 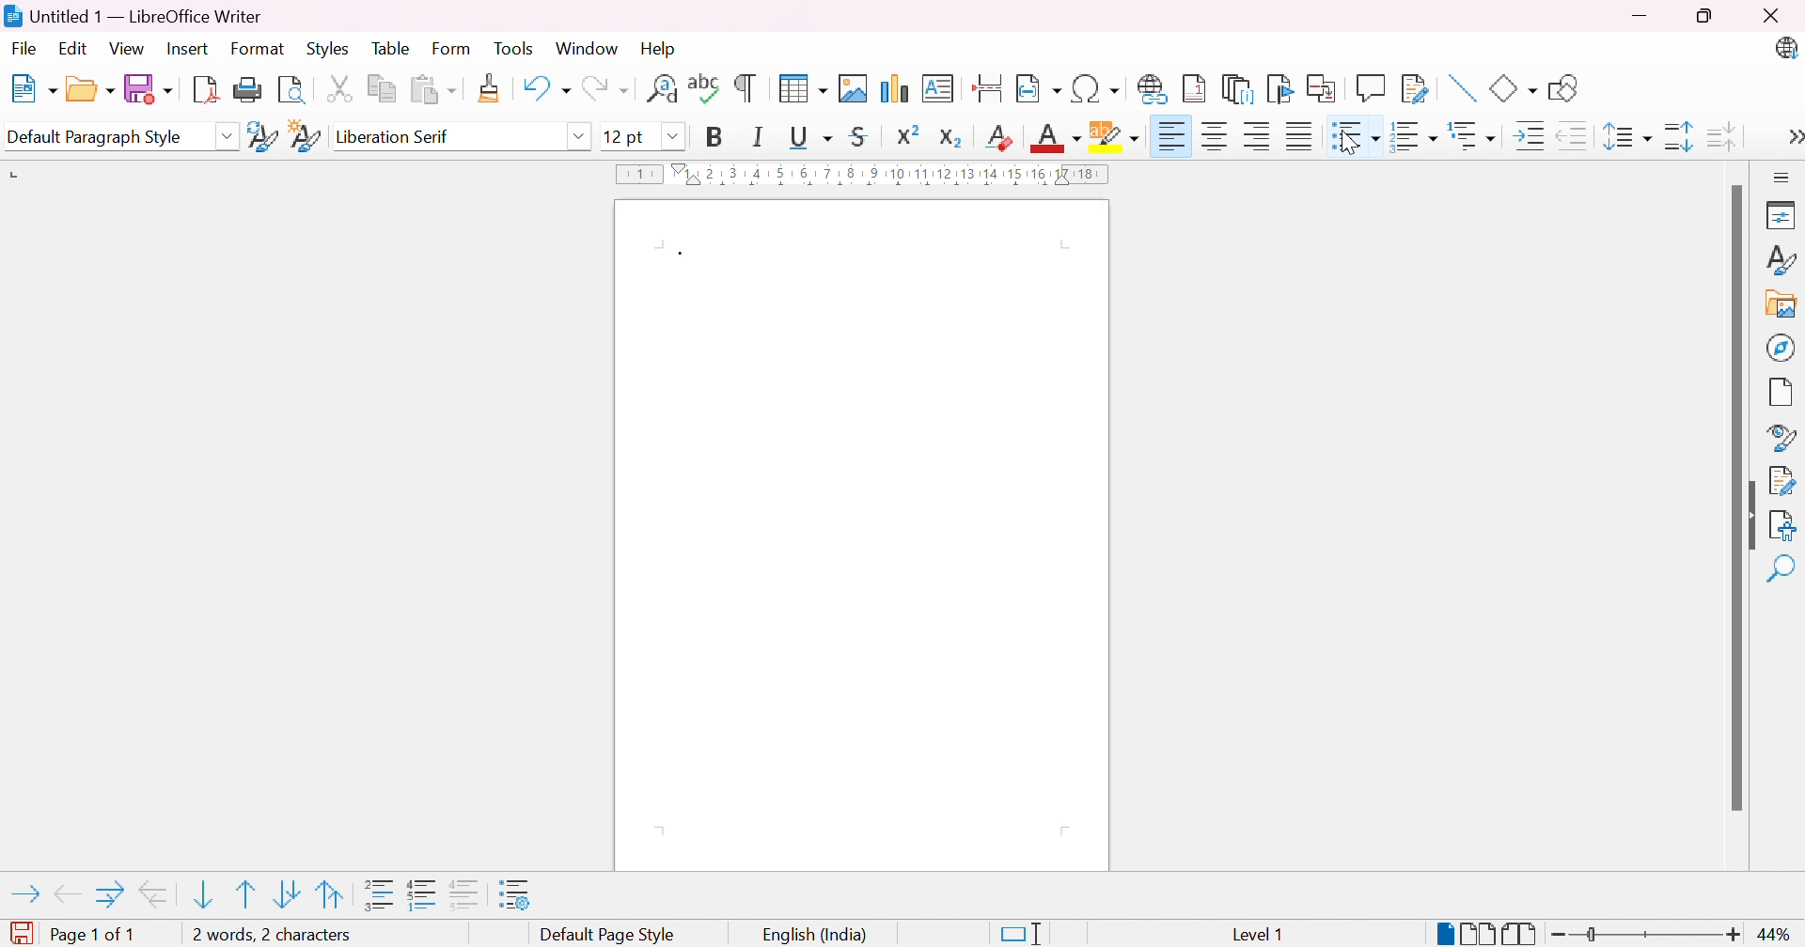 I want to click on Subscript, so click(x=951, y=139).